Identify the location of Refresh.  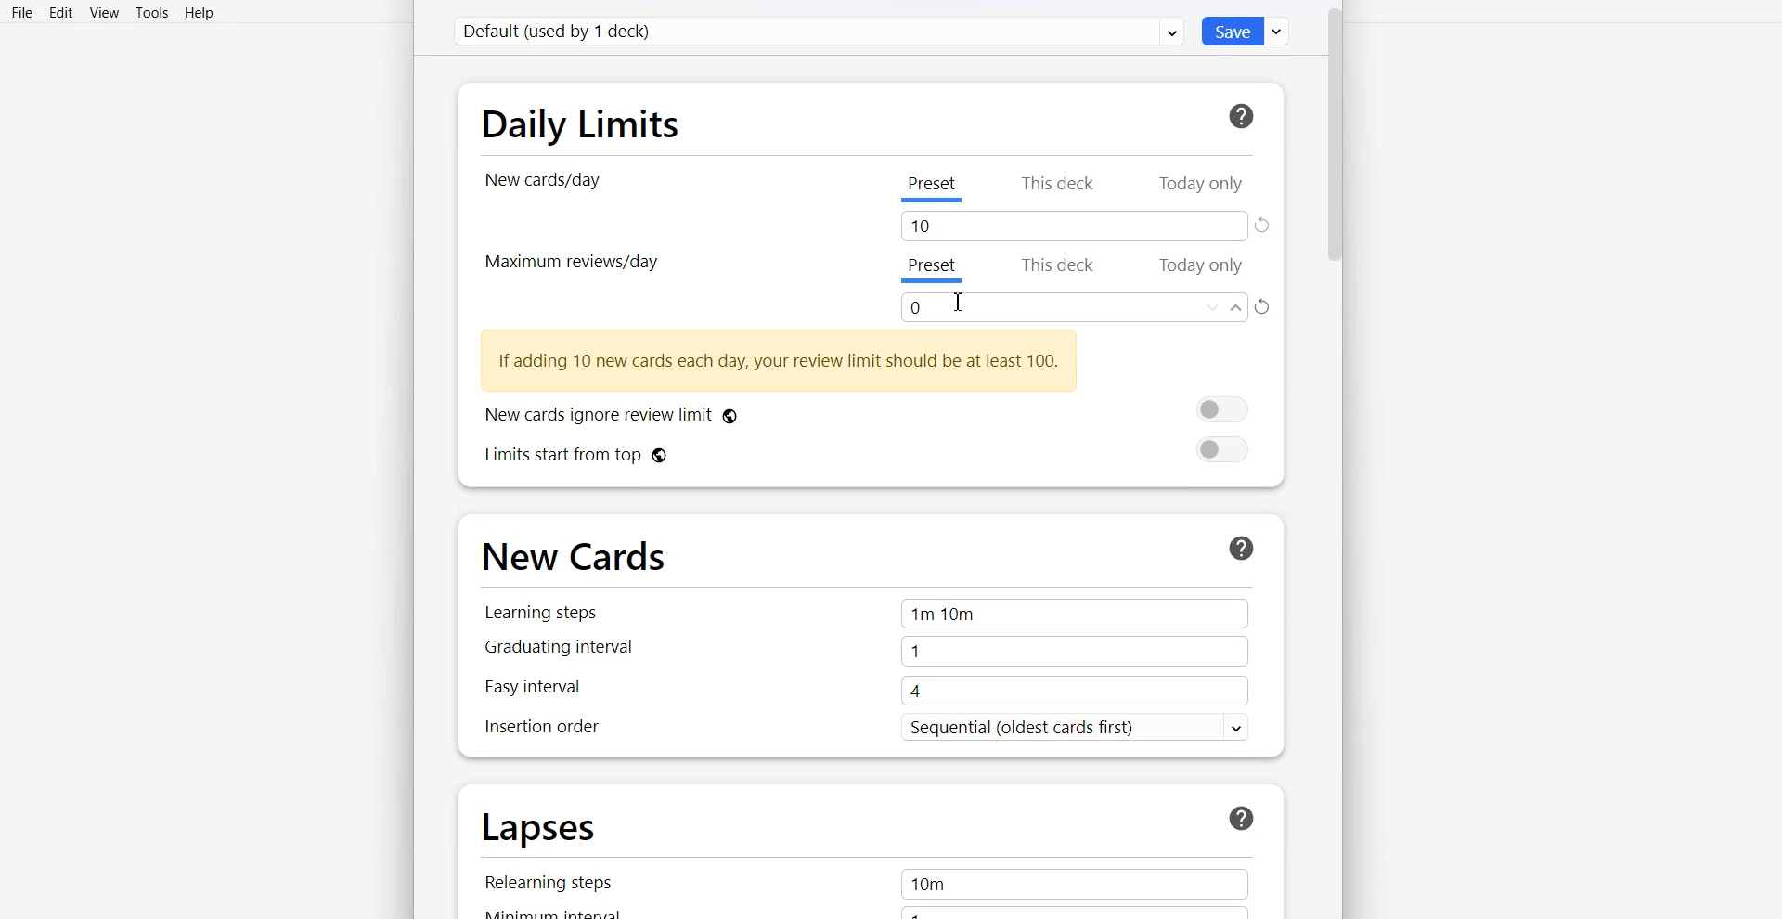
(1264, 227).